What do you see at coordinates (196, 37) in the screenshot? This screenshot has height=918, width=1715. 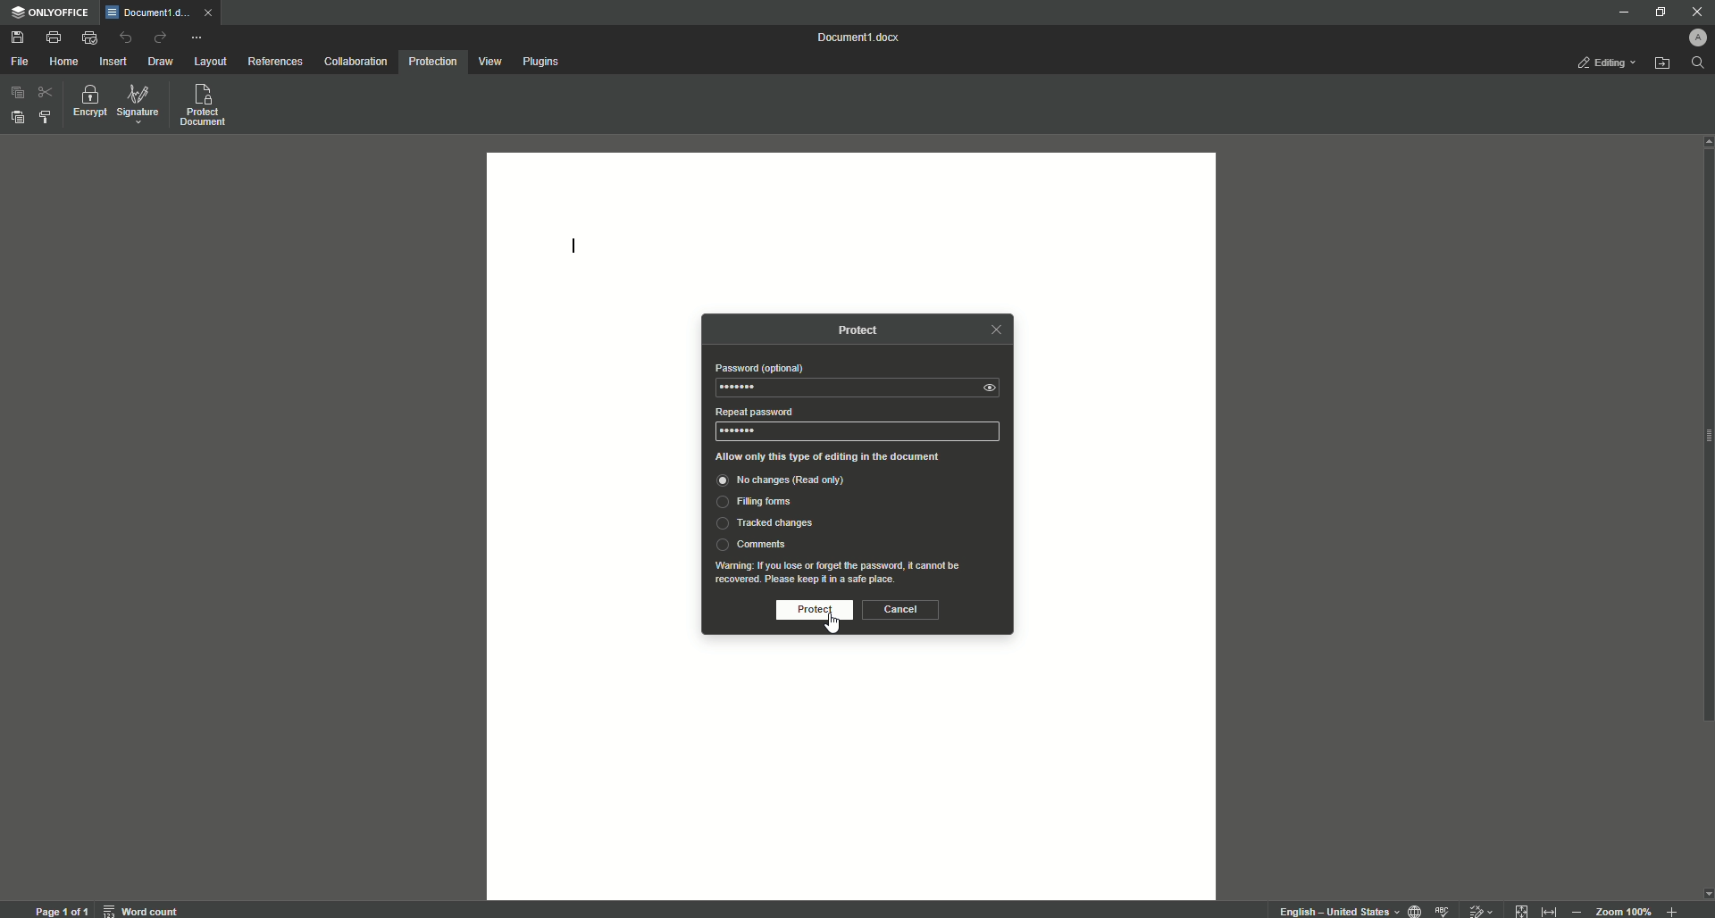 I see `More Actions` at bounding box center [196, 37].